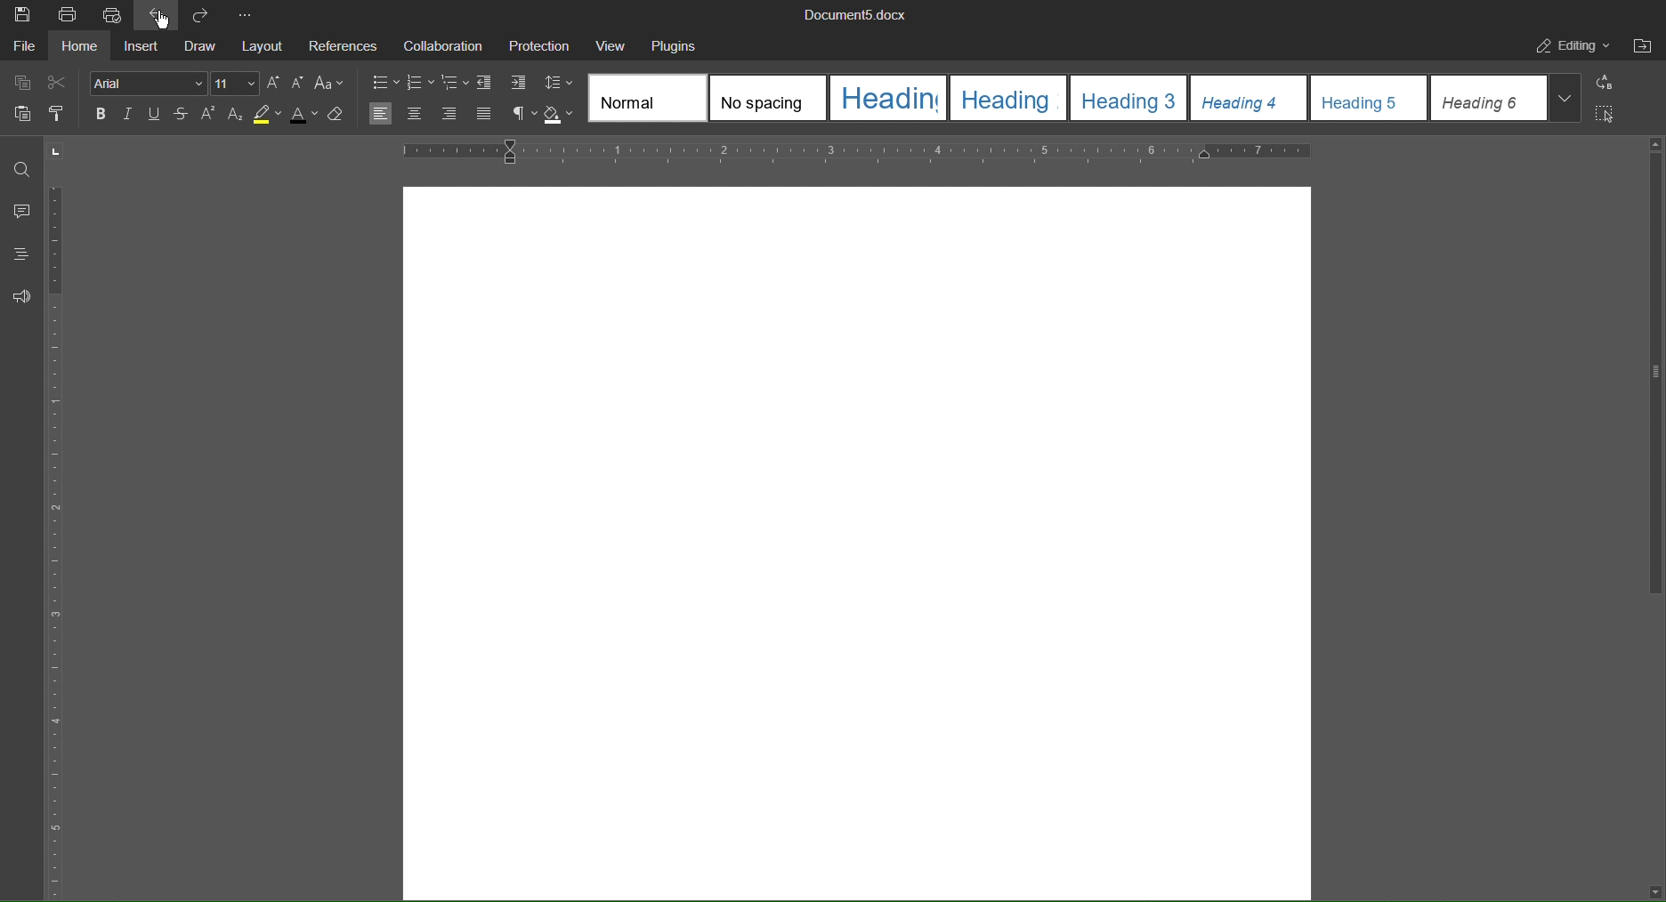 The height and width of the screenshot is (902, 1666). What do you see at coordinates (201, 45) in the screenshot?
I see `Draw` at bounding box center [201, 45].